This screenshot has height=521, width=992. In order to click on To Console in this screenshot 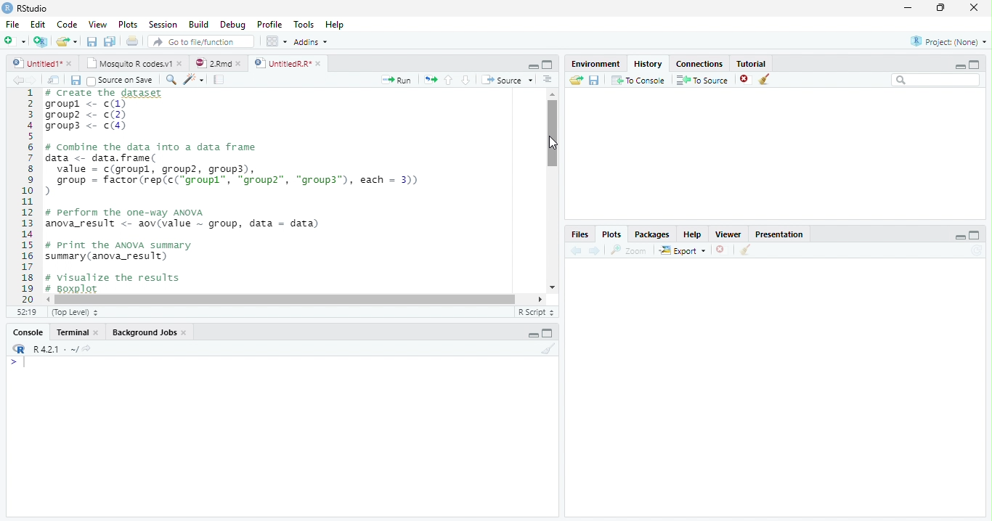, I will do `click(638, 80)`.